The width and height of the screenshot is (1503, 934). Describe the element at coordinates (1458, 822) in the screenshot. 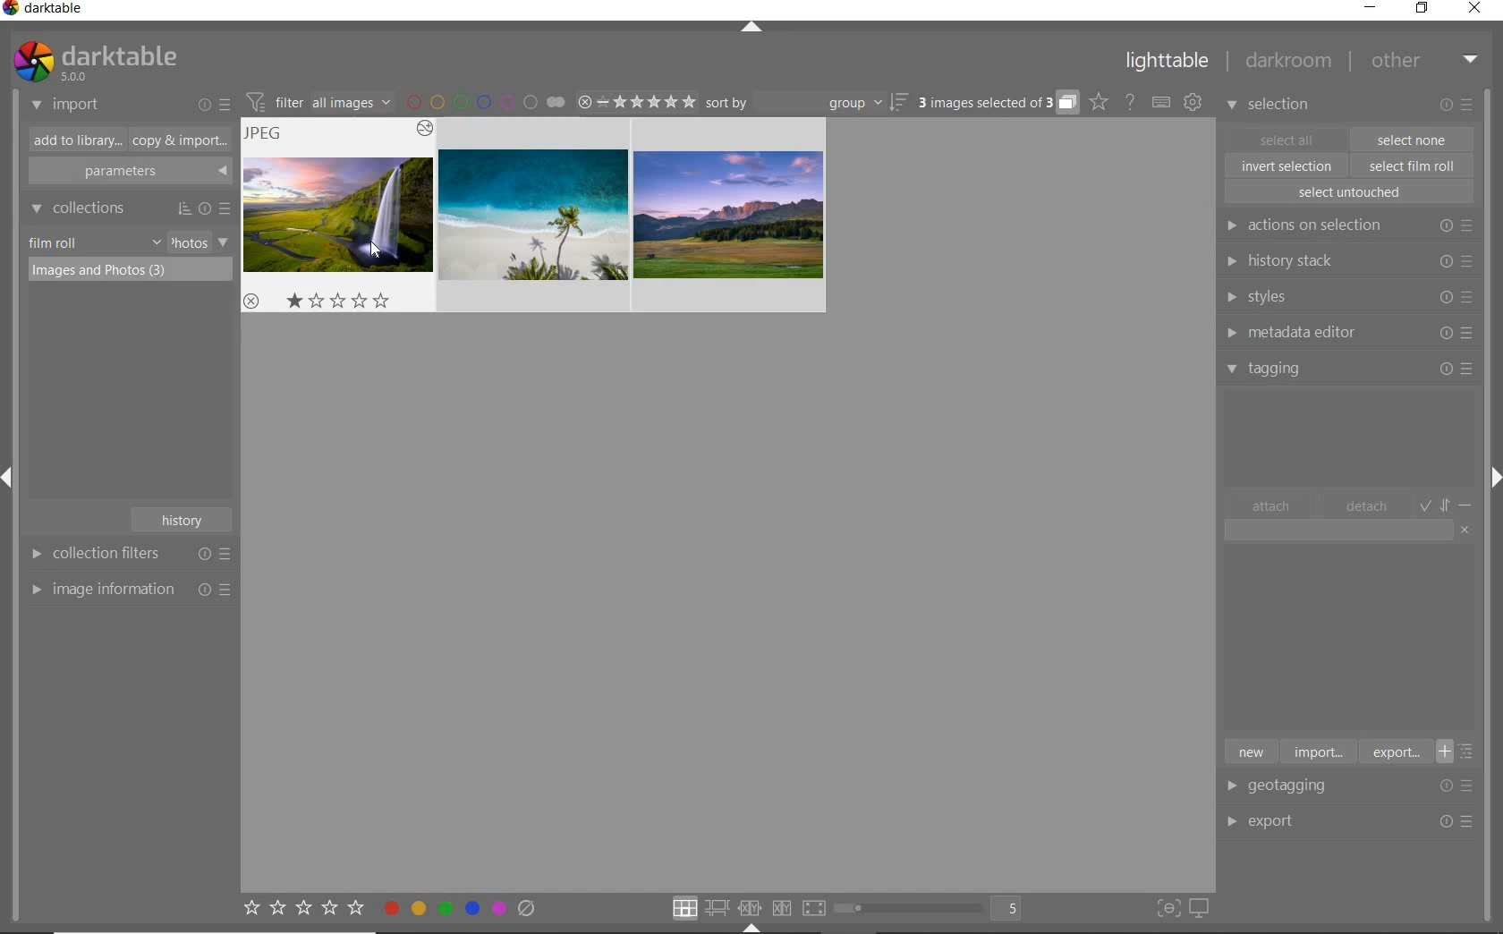

I see `Options` at that location.